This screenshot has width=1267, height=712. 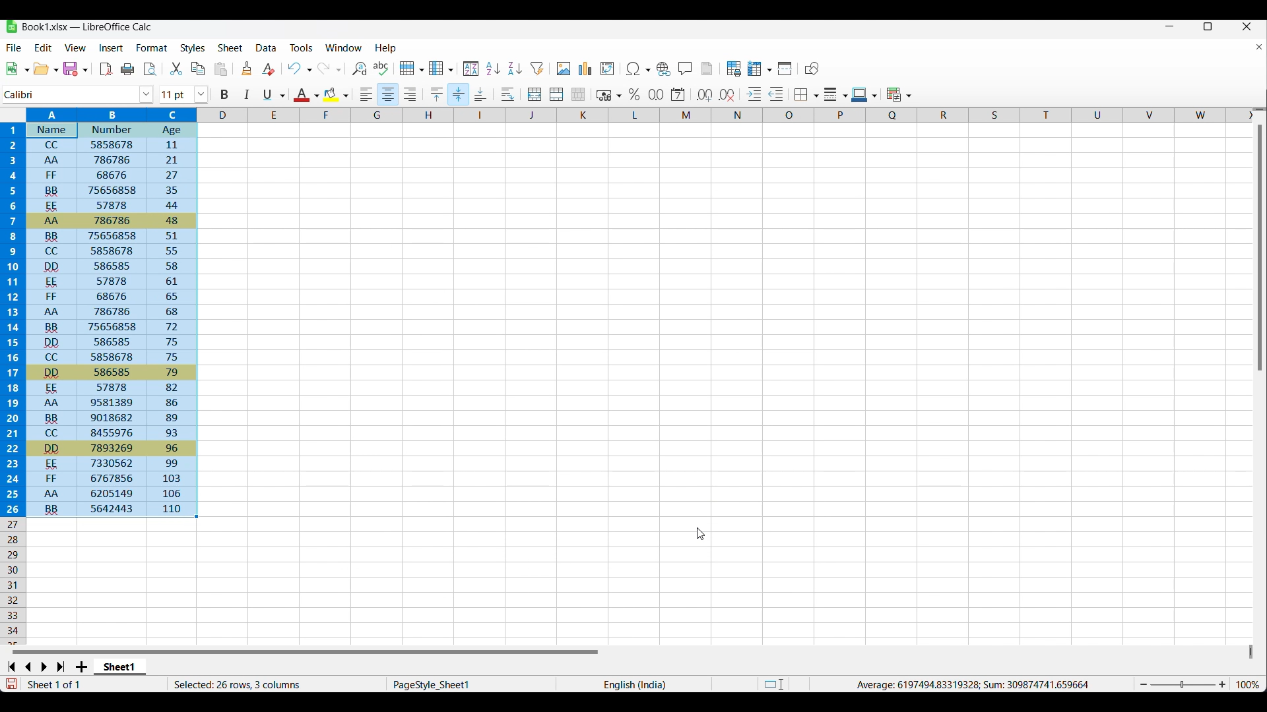 What do you see at coordinates (112, 48) in the screenshot?
I see `Insert menu` at bounding box center [112, 48].